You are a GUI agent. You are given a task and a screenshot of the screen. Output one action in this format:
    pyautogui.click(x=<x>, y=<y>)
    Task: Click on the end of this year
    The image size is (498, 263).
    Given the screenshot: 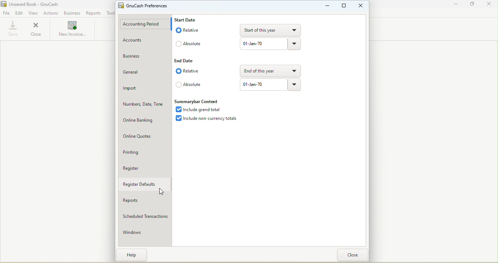 What is the action you would take?
    pyautogui.click(x=270, y=71)
    